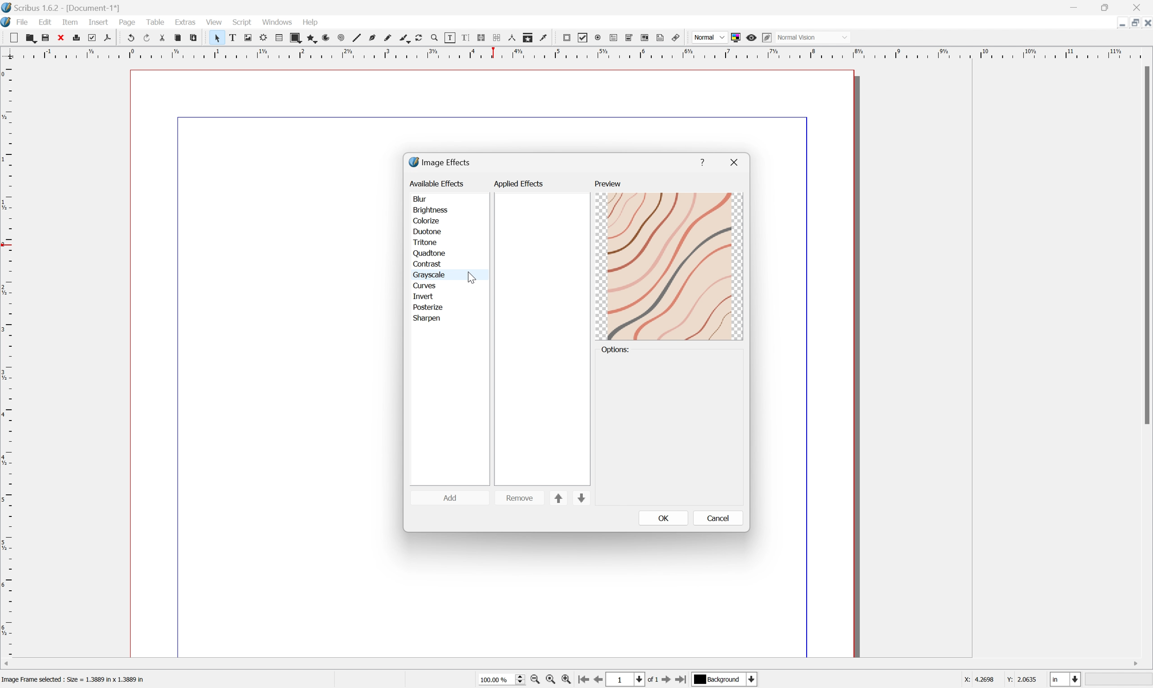 Image resolution: width=1153 pixels, height=688 pixels. What do you see at coordinates (501, 679) in the screenshot?
I see `Current zoom level` at bounding box center [501, 679].